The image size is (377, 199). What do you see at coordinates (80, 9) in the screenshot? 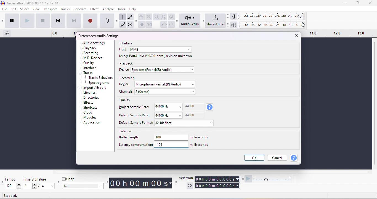
I see `generate` at bounding box center [80, 9].